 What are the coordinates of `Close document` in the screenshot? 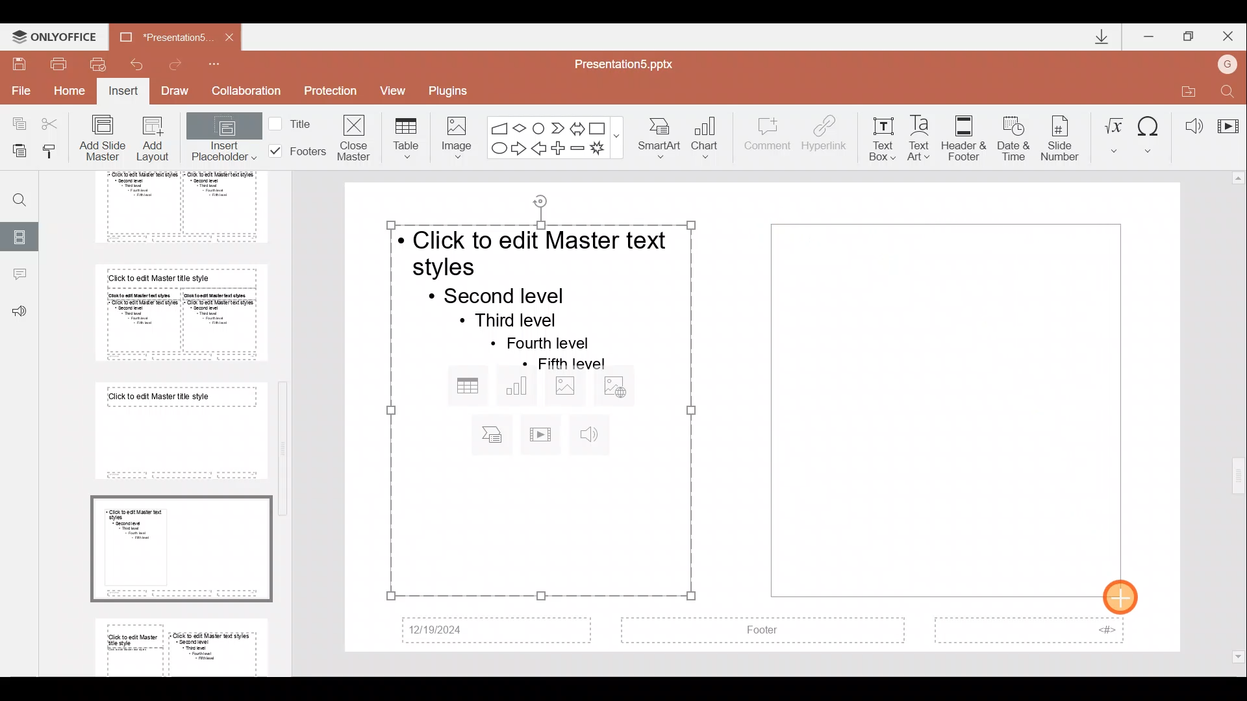 It's located at (225, 36).